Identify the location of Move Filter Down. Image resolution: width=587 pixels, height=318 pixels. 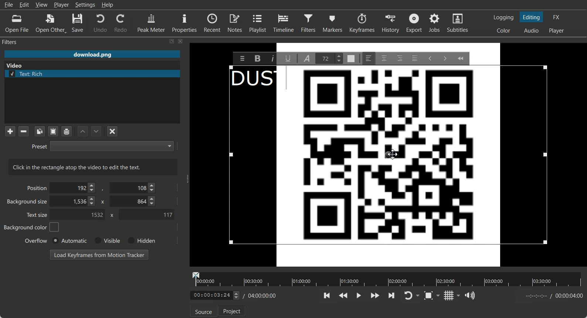
(96, 131).